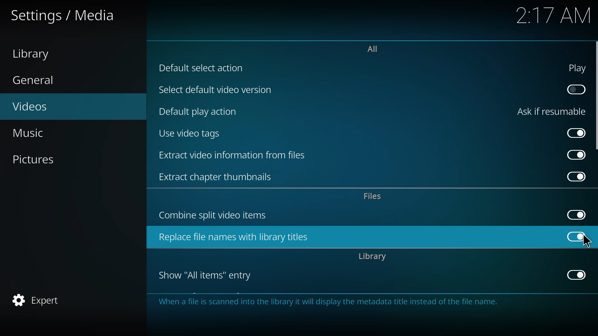  What do you see at coordinates (34, 160) in the screenshot?
I see `pictures` at bounding box center [34, 160].